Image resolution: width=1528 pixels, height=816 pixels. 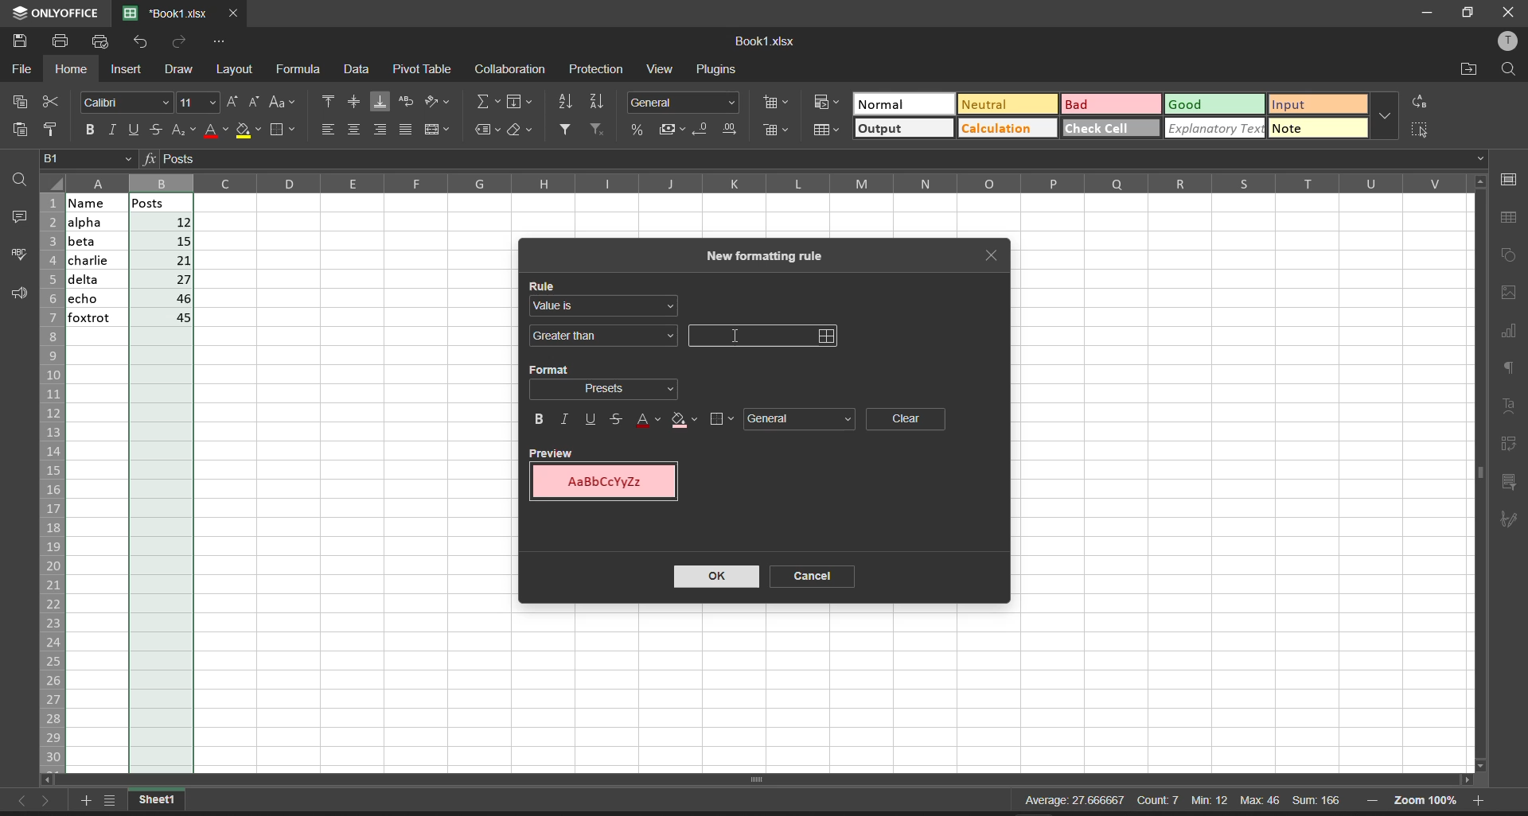 I want to click on Bad, so click(x=1080, y=104).